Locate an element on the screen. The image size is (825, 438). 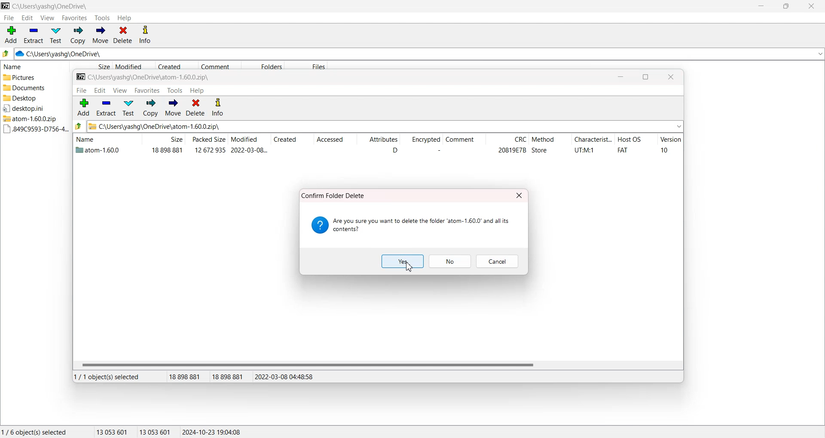
18 898 881 is located at coordinates (188, 377).